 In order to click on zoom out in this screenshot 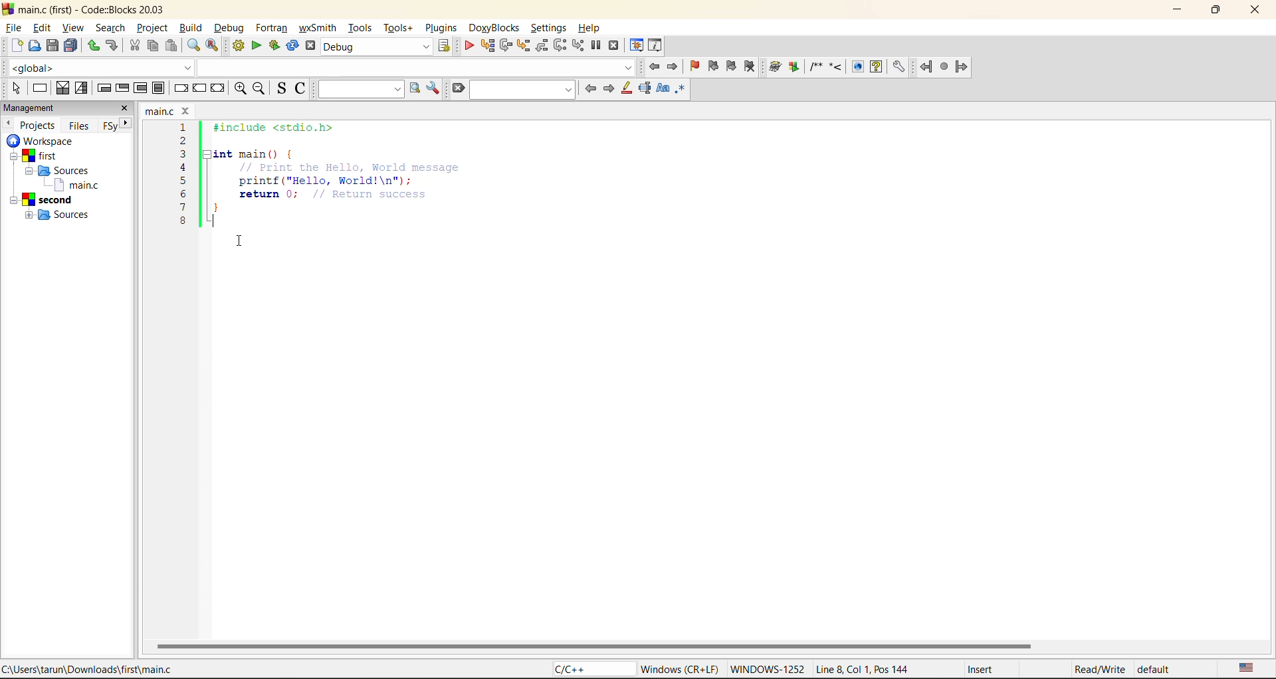, I will do `click(261, 89)`.